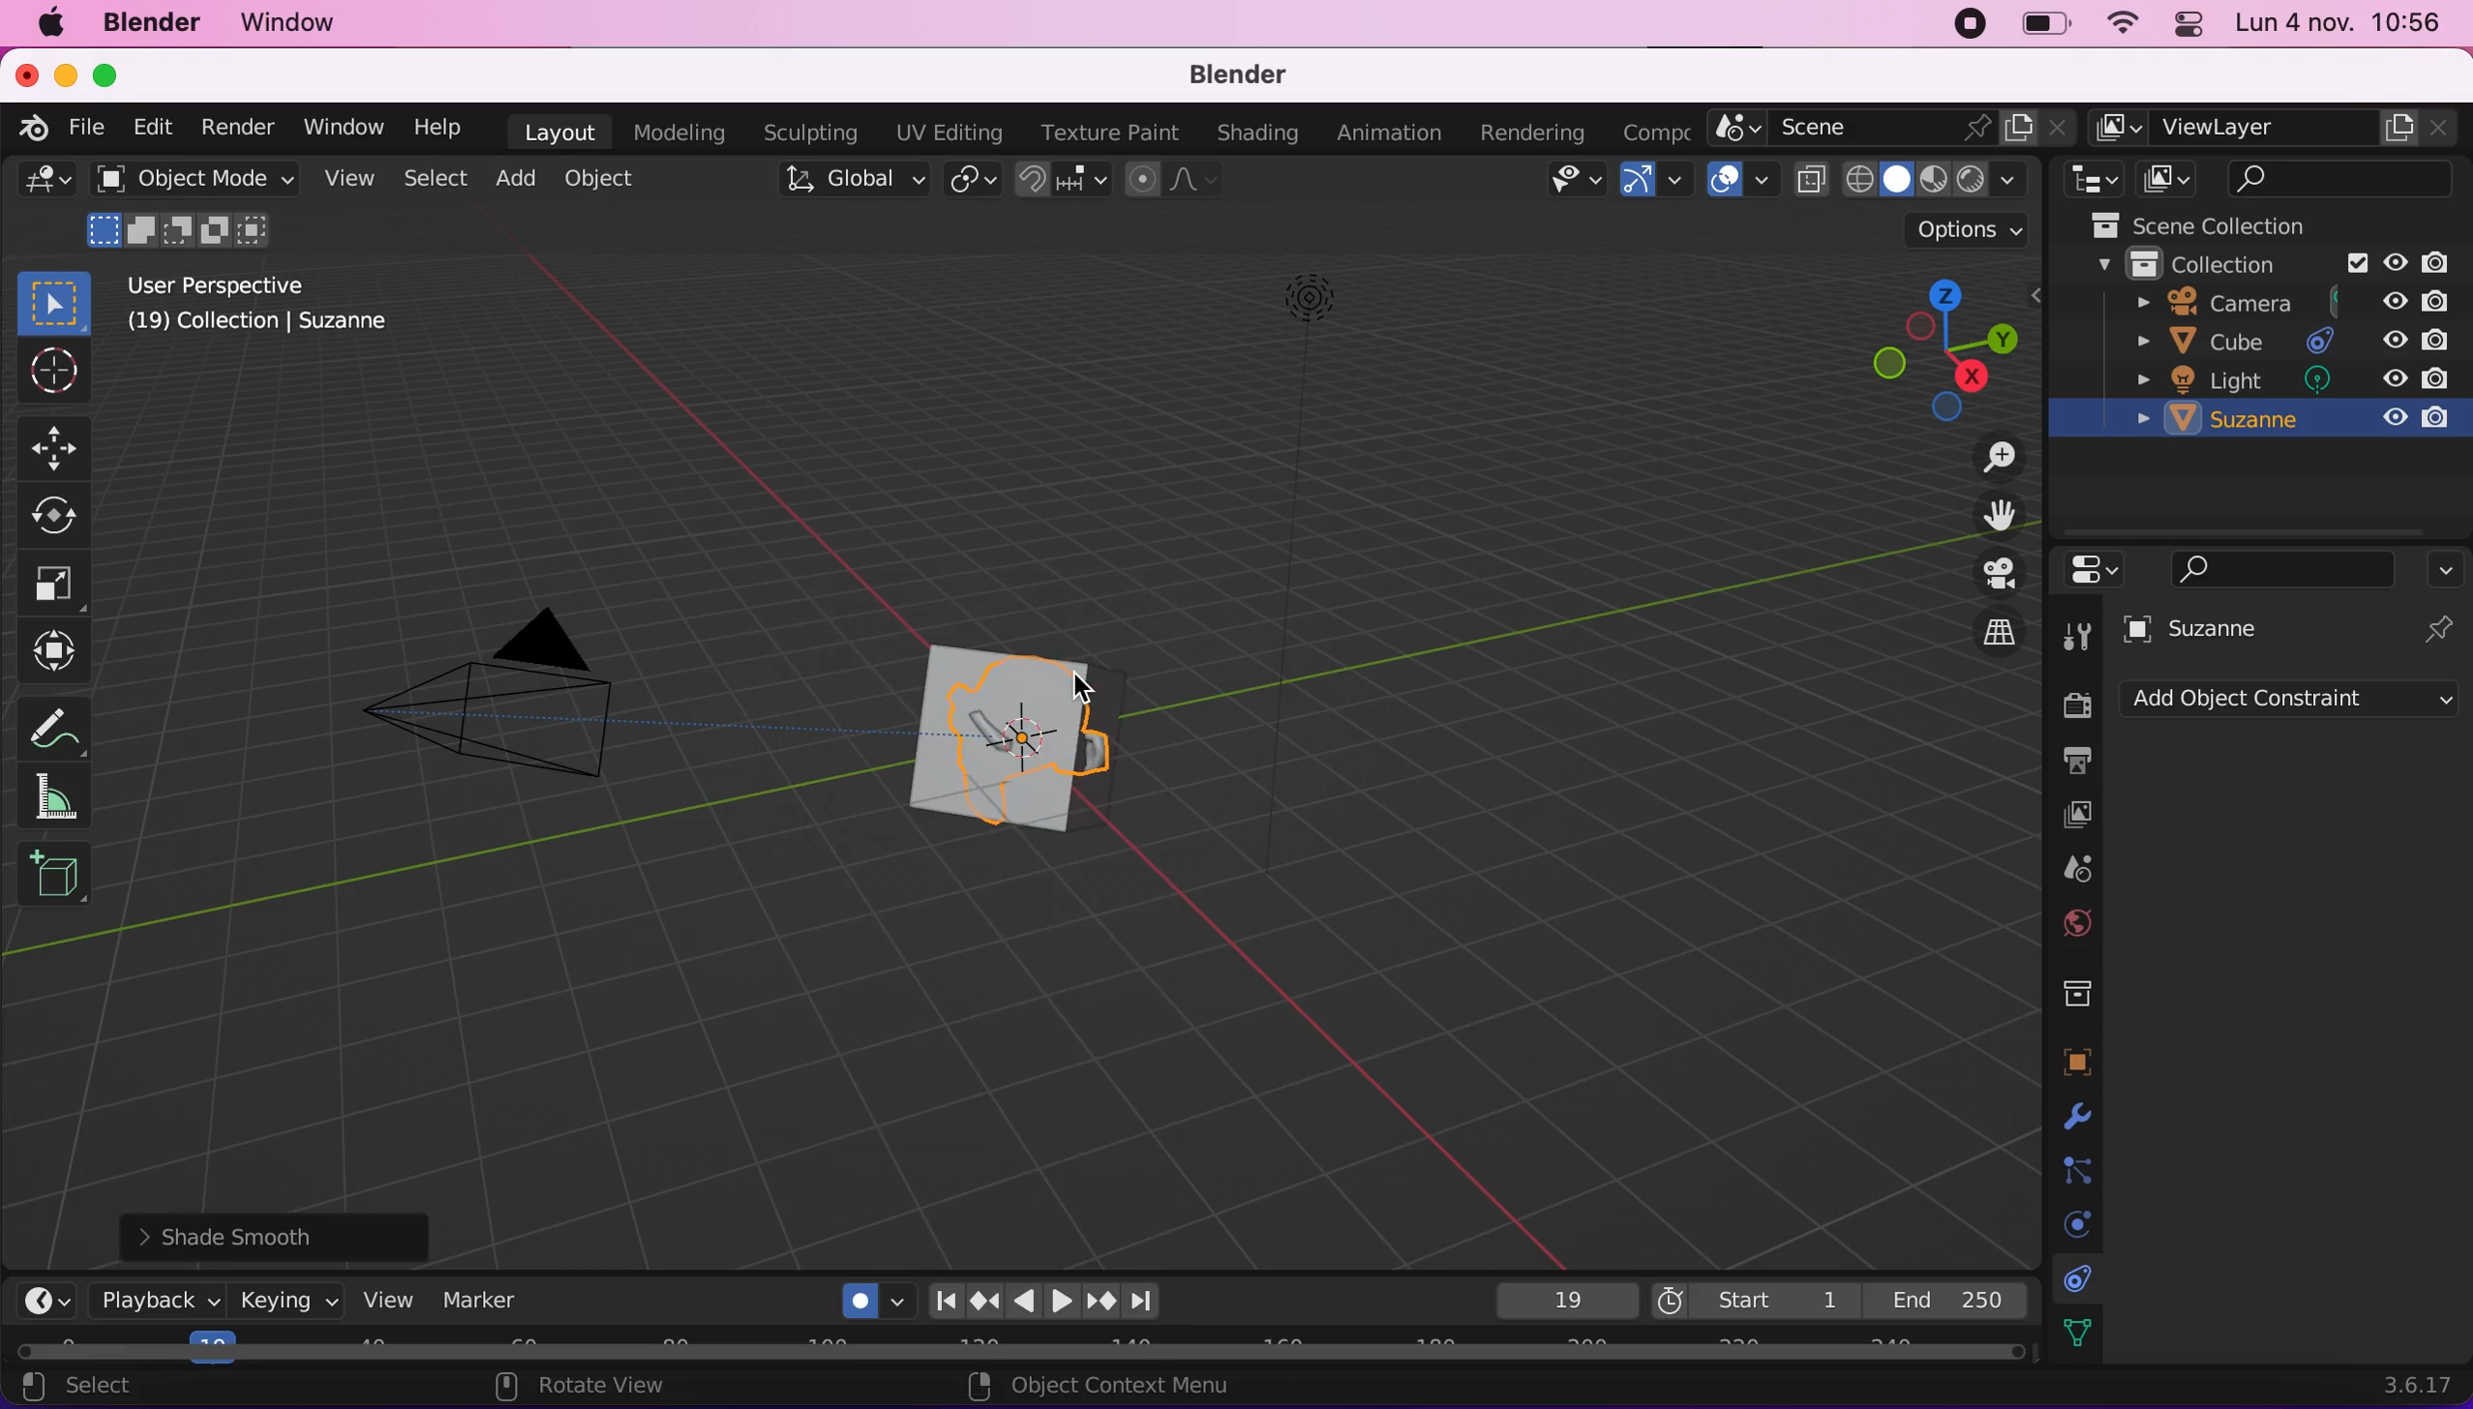 The height and width of the screenshot is (1409, 2473). Describe the element at coordinates (55, 299) in the screenshot. I see `select box` at that location.